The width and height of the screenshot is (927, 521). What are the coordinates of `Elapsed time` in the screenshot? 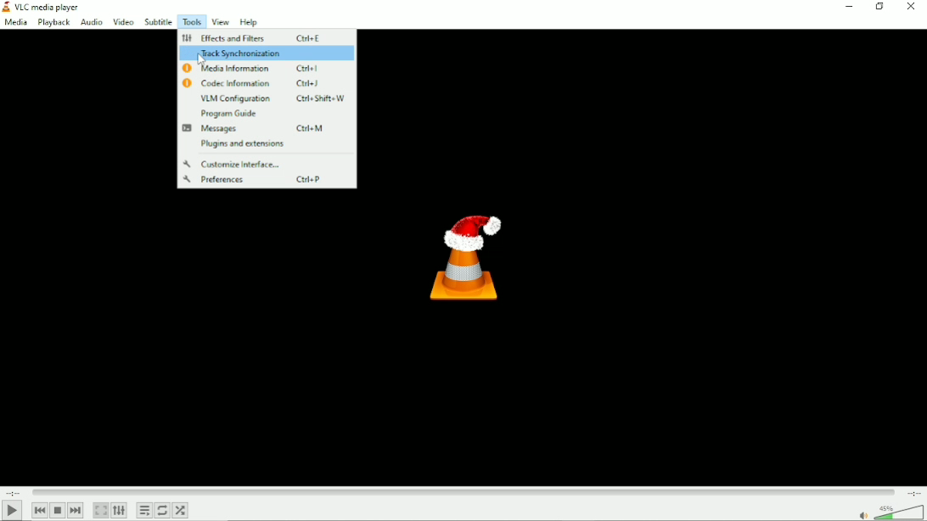 It's located at (12, 491).